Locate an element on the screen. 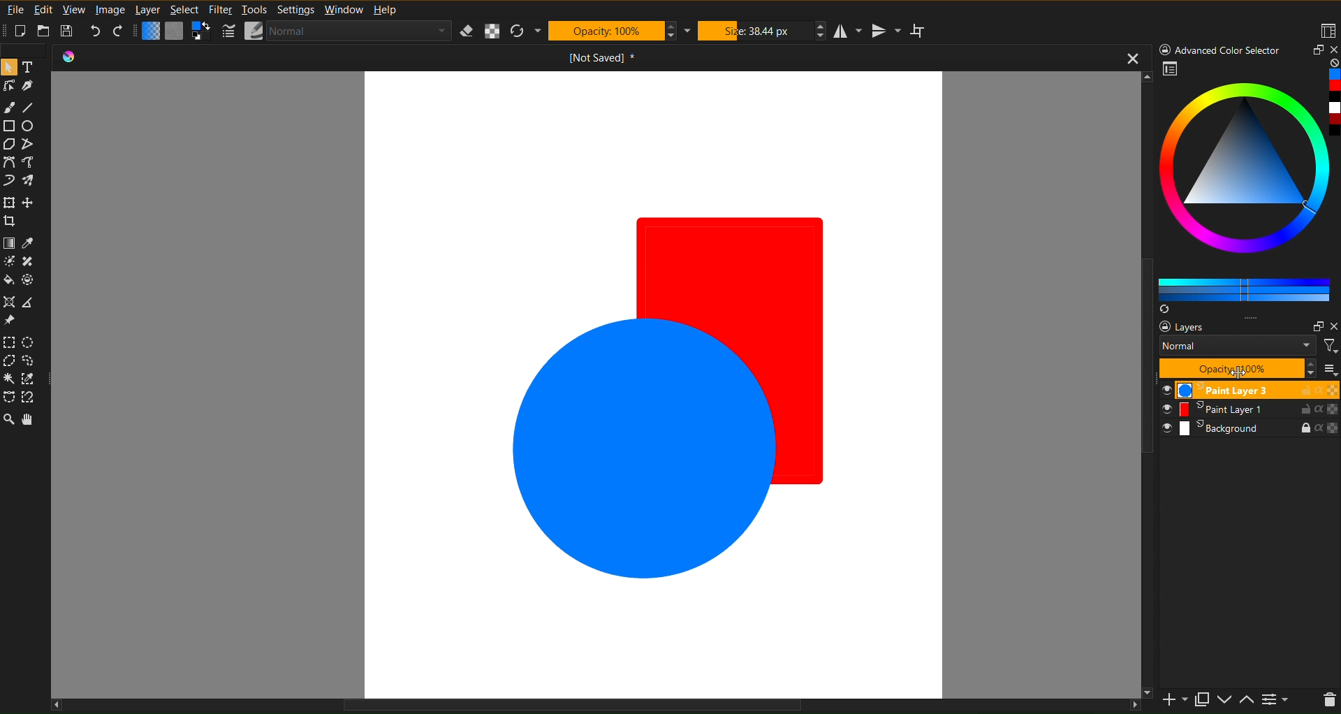  Advanced Color Selector is located at coordinates (1219, 49).